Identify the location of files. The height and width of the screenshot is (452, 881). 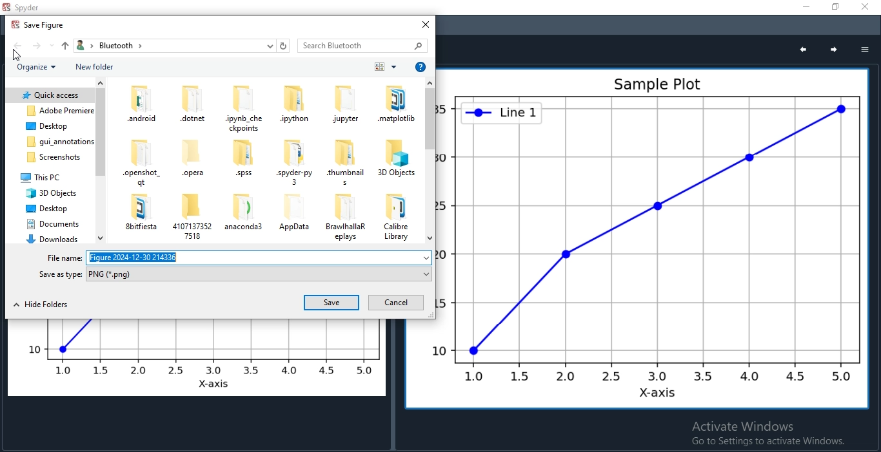
(346, 217).